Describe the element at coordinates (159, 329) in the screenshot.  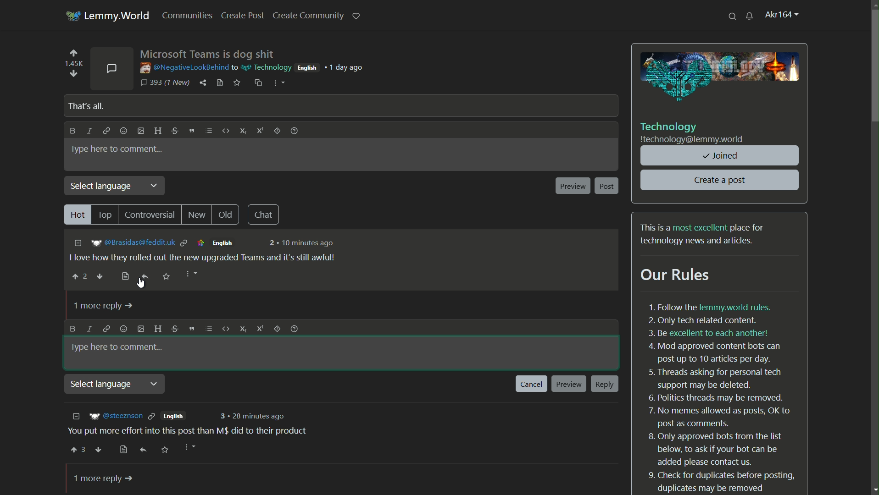
I see `header` at that location.